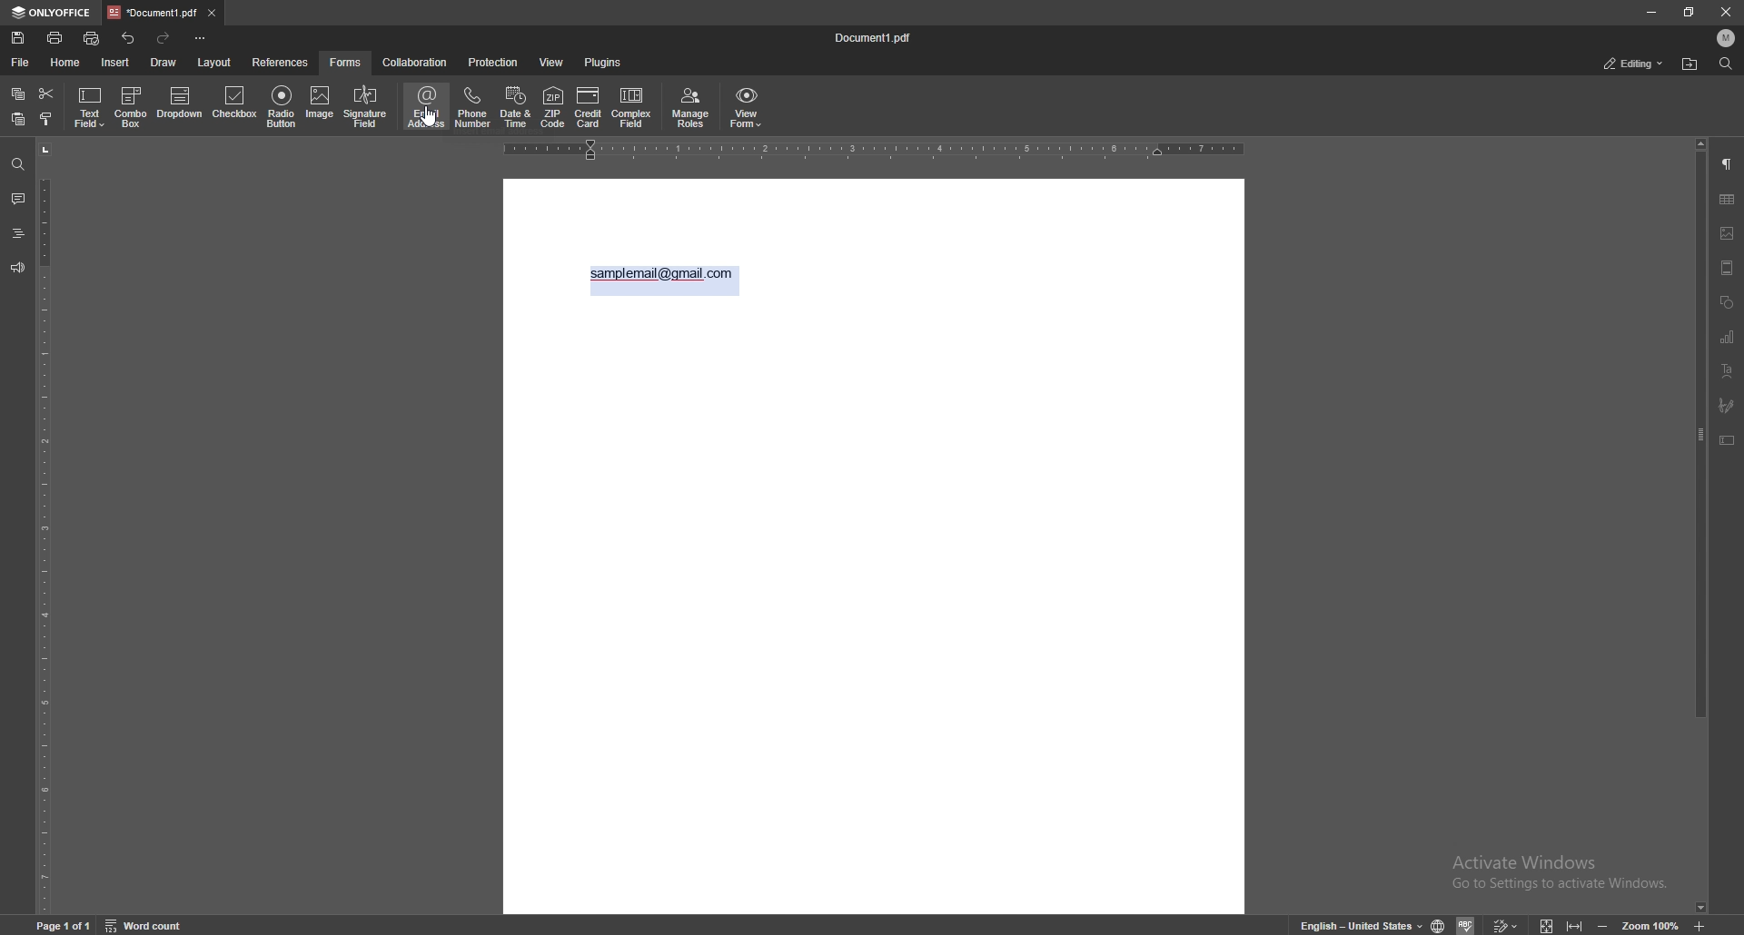  I want to click on resize, so click(1689, 11).